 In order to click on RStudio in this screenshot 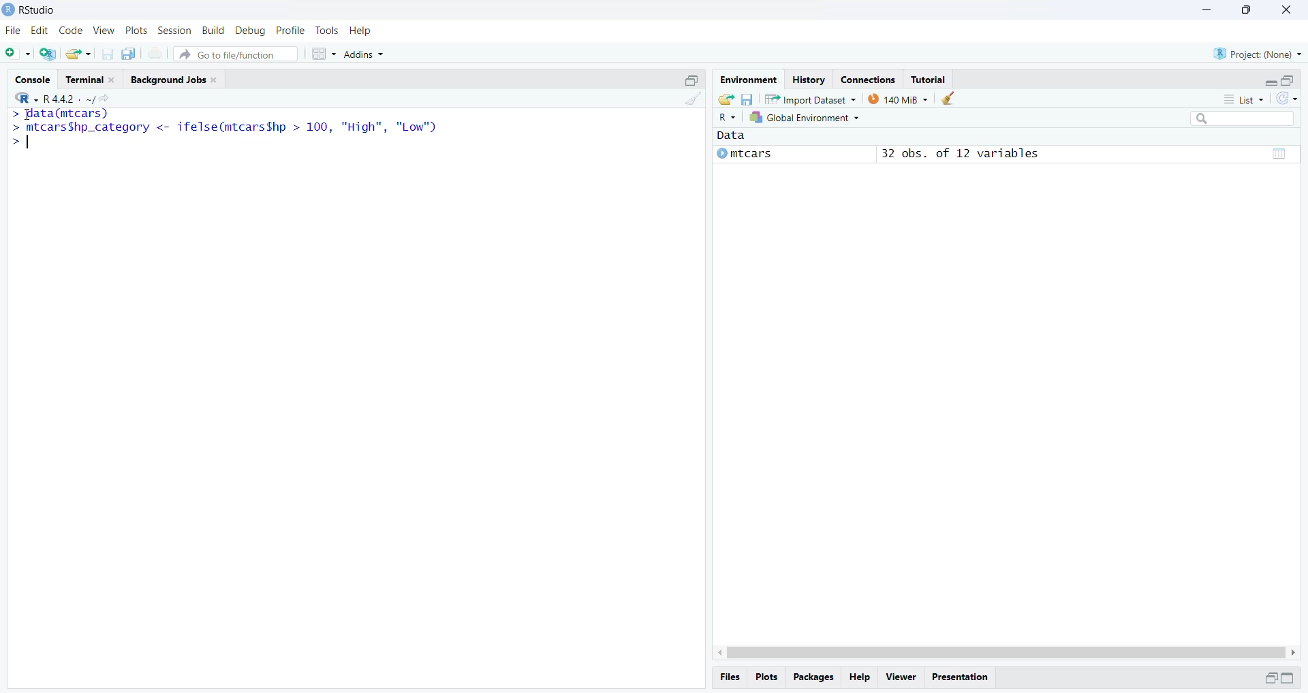, I will do `click(36, 10)`.